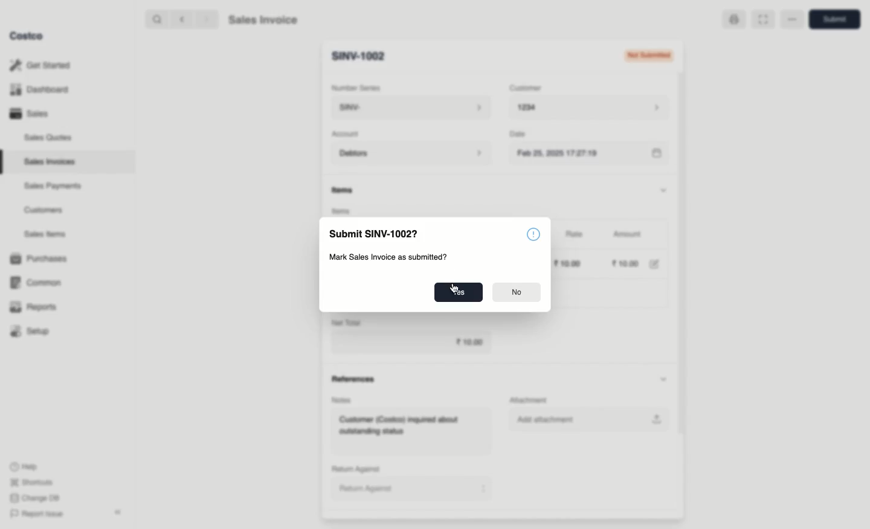  What do you see at coordinates (346, 189) in the screenshot?
I see `` at bounding box center [346, 189].